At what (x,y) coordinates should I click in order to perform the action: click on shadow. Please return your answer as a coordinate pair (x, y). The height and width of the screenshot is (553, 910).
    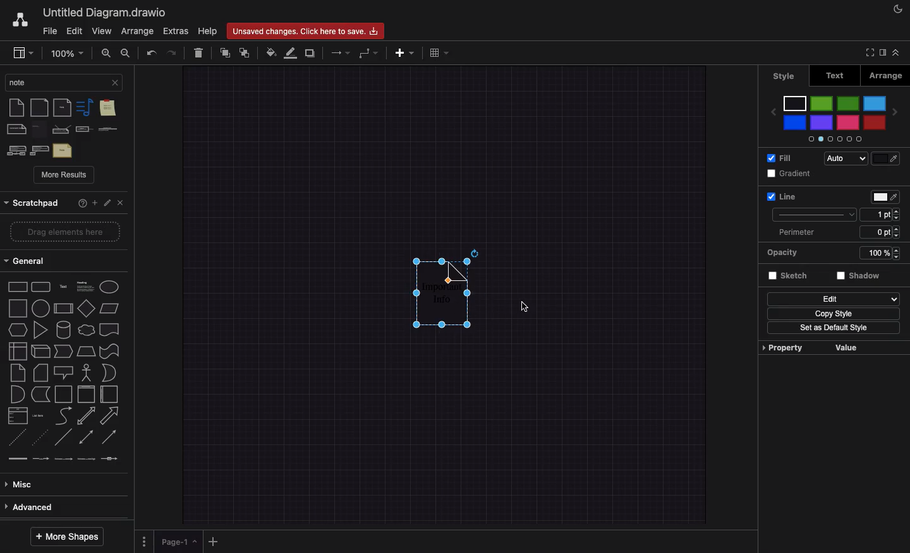
    Looking at the image, I should click on (860, 278).